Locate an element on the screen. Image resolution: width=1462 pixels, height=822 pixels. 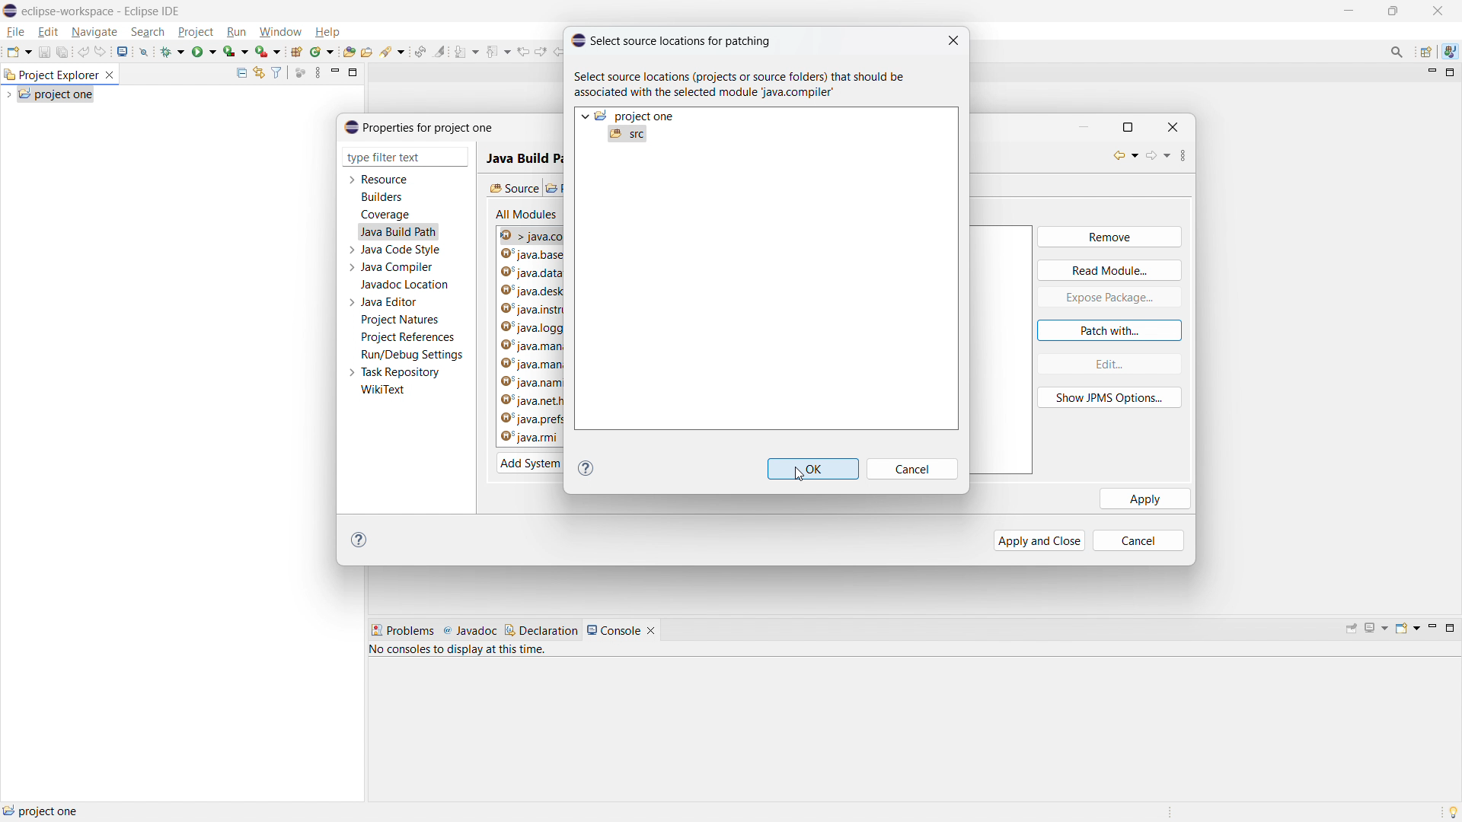
toggle ant editor auto reconcile is located at coordinates (420, 51).